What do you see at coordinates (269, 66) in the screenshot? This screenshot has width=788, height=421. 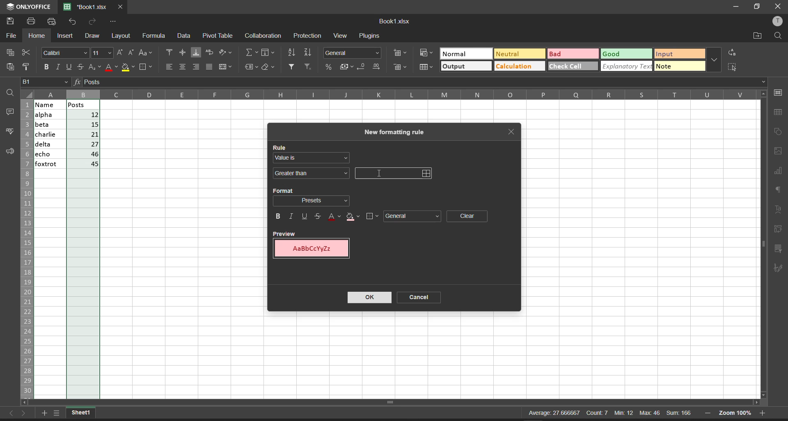 I see `clear` at bounding box center [269, 66].